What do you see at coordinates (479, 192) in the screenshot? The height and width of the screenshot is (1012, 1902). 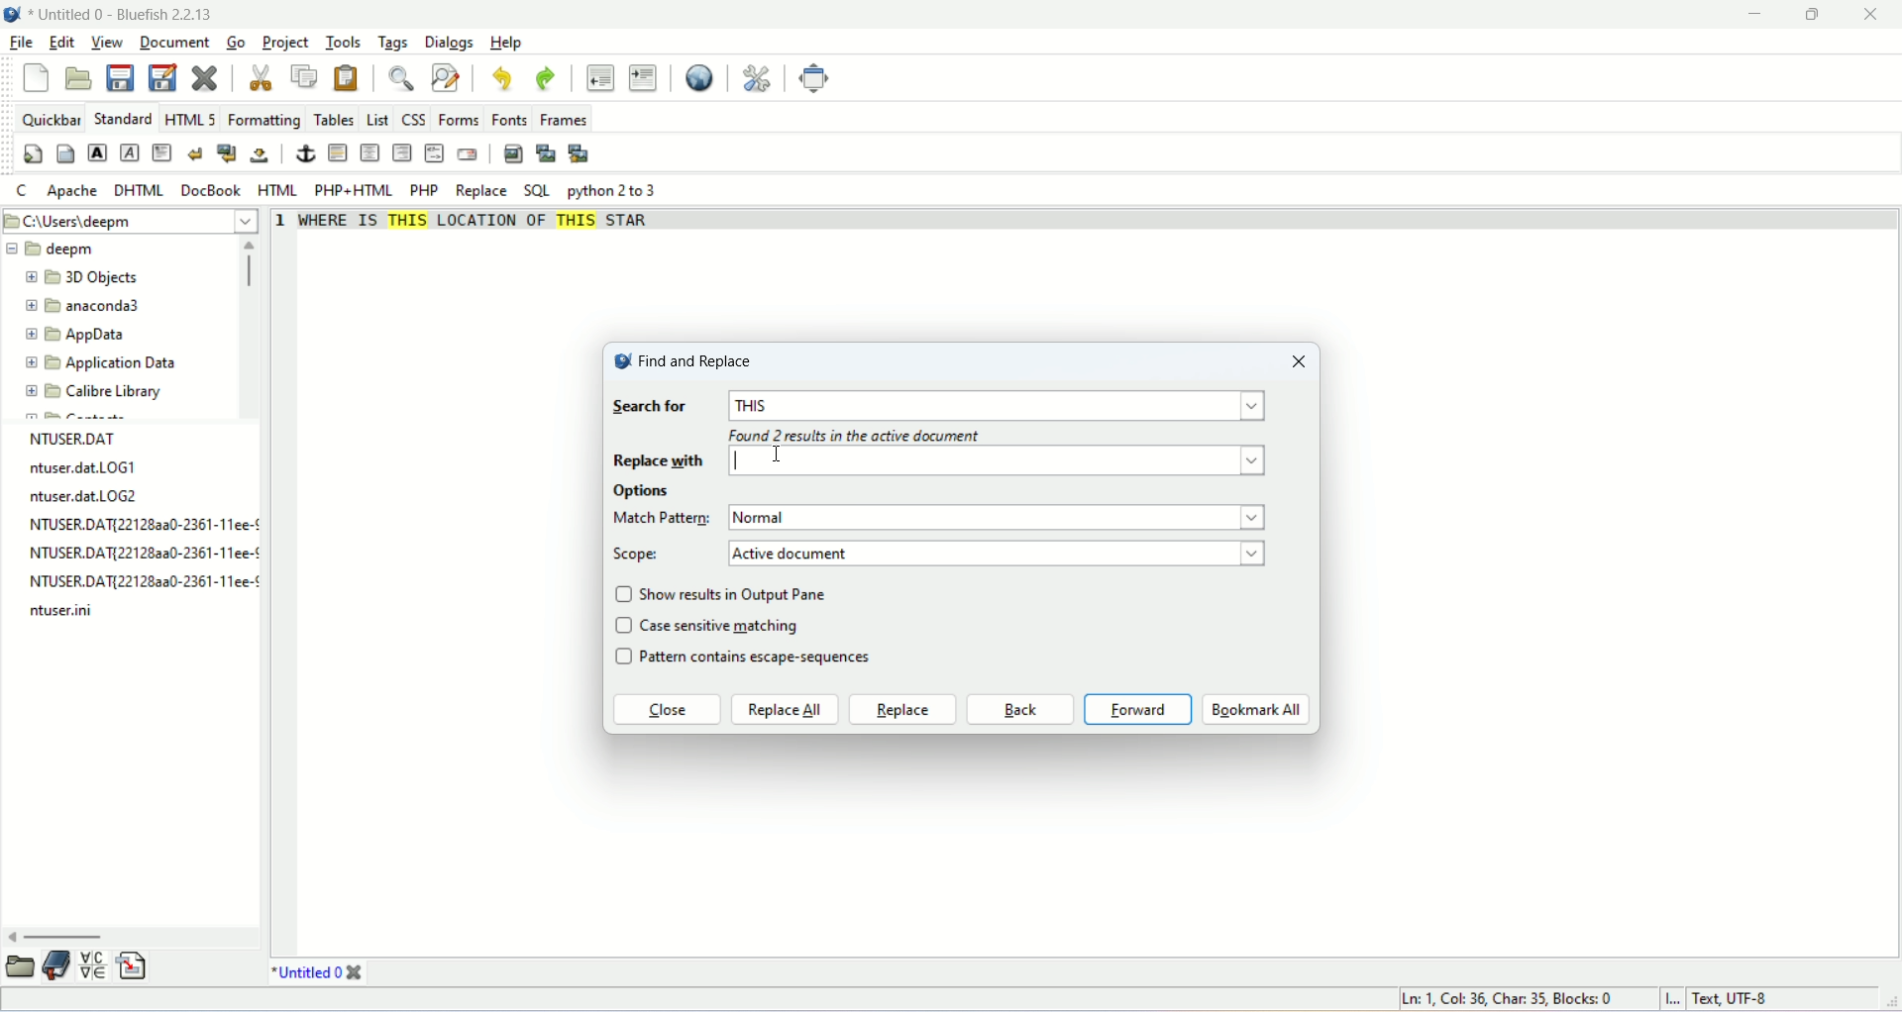 I see `replace` at bounding box center [479, 192].